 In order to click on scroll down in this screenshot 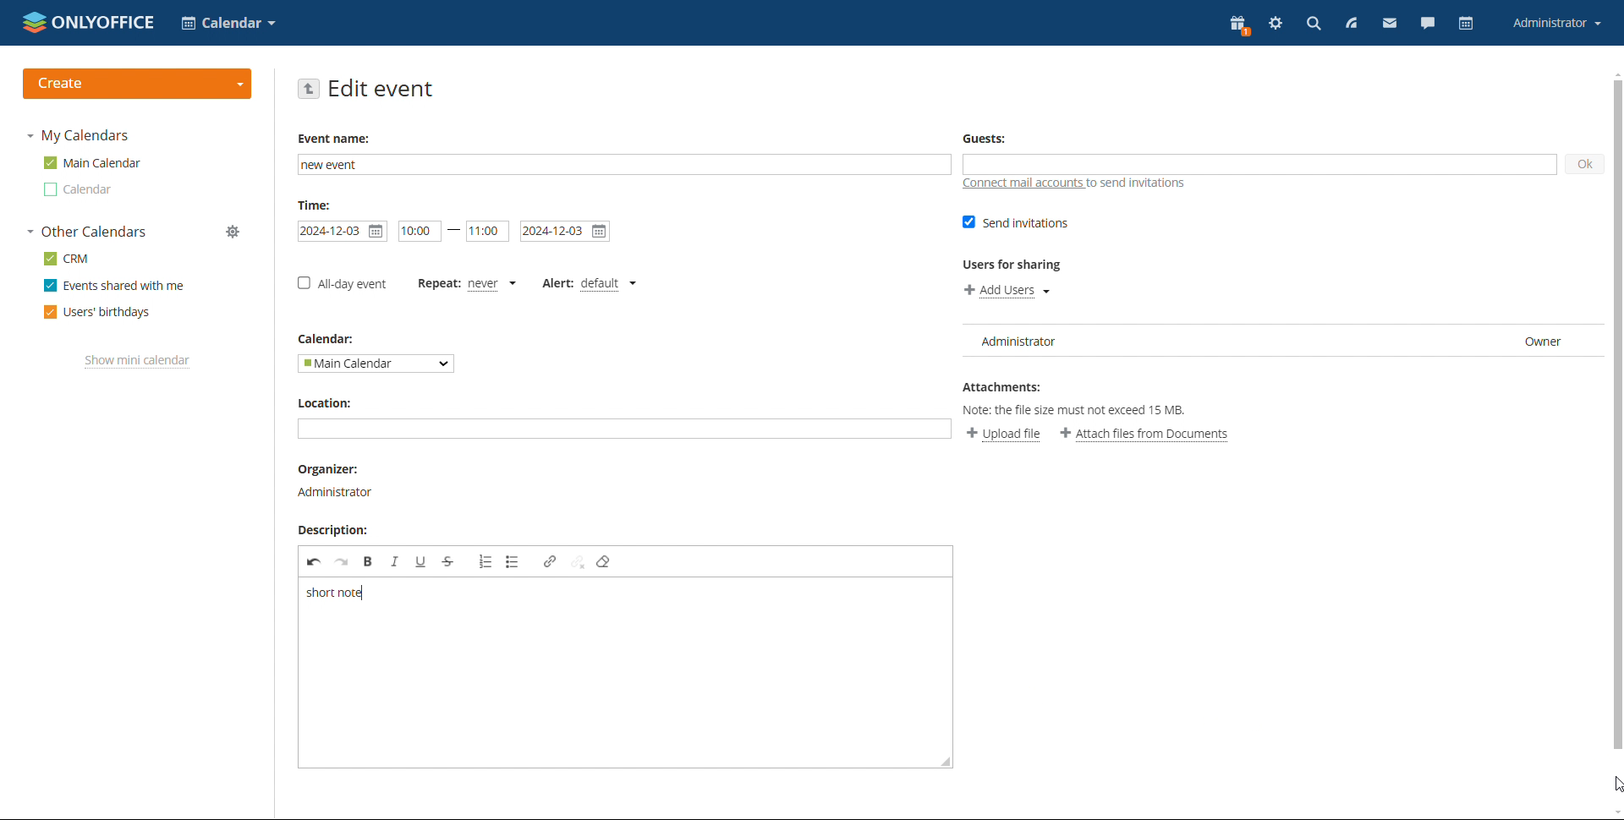, I will do `click(1614, 812)`.